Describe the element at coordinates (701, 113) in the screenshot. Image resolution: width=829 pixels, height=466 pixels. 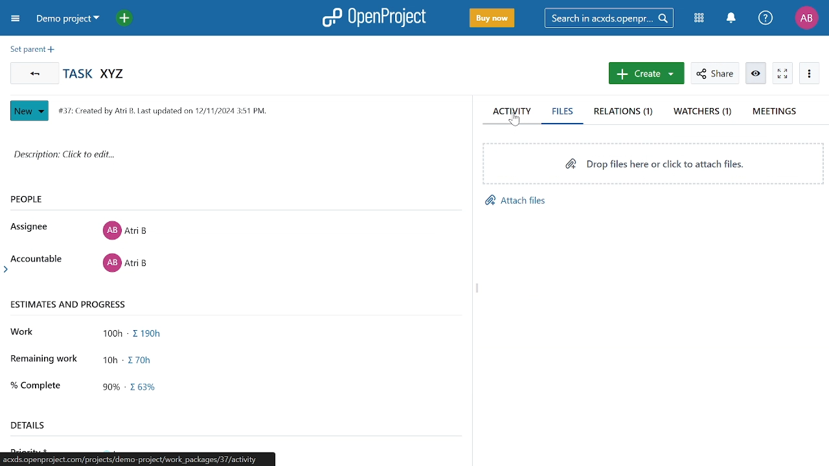
I see `Watchers` at that location.